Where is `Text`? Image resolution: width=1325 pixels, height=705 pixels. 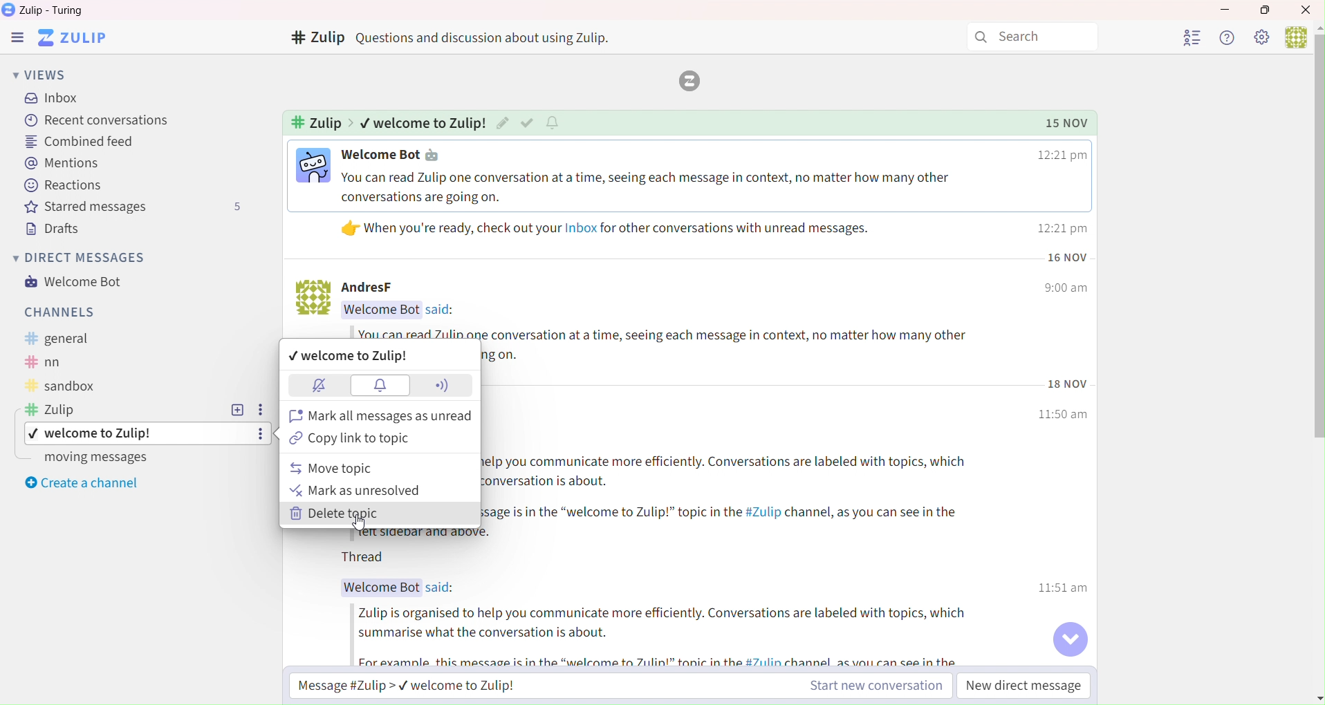
Text is located at coordinates (728, 346).